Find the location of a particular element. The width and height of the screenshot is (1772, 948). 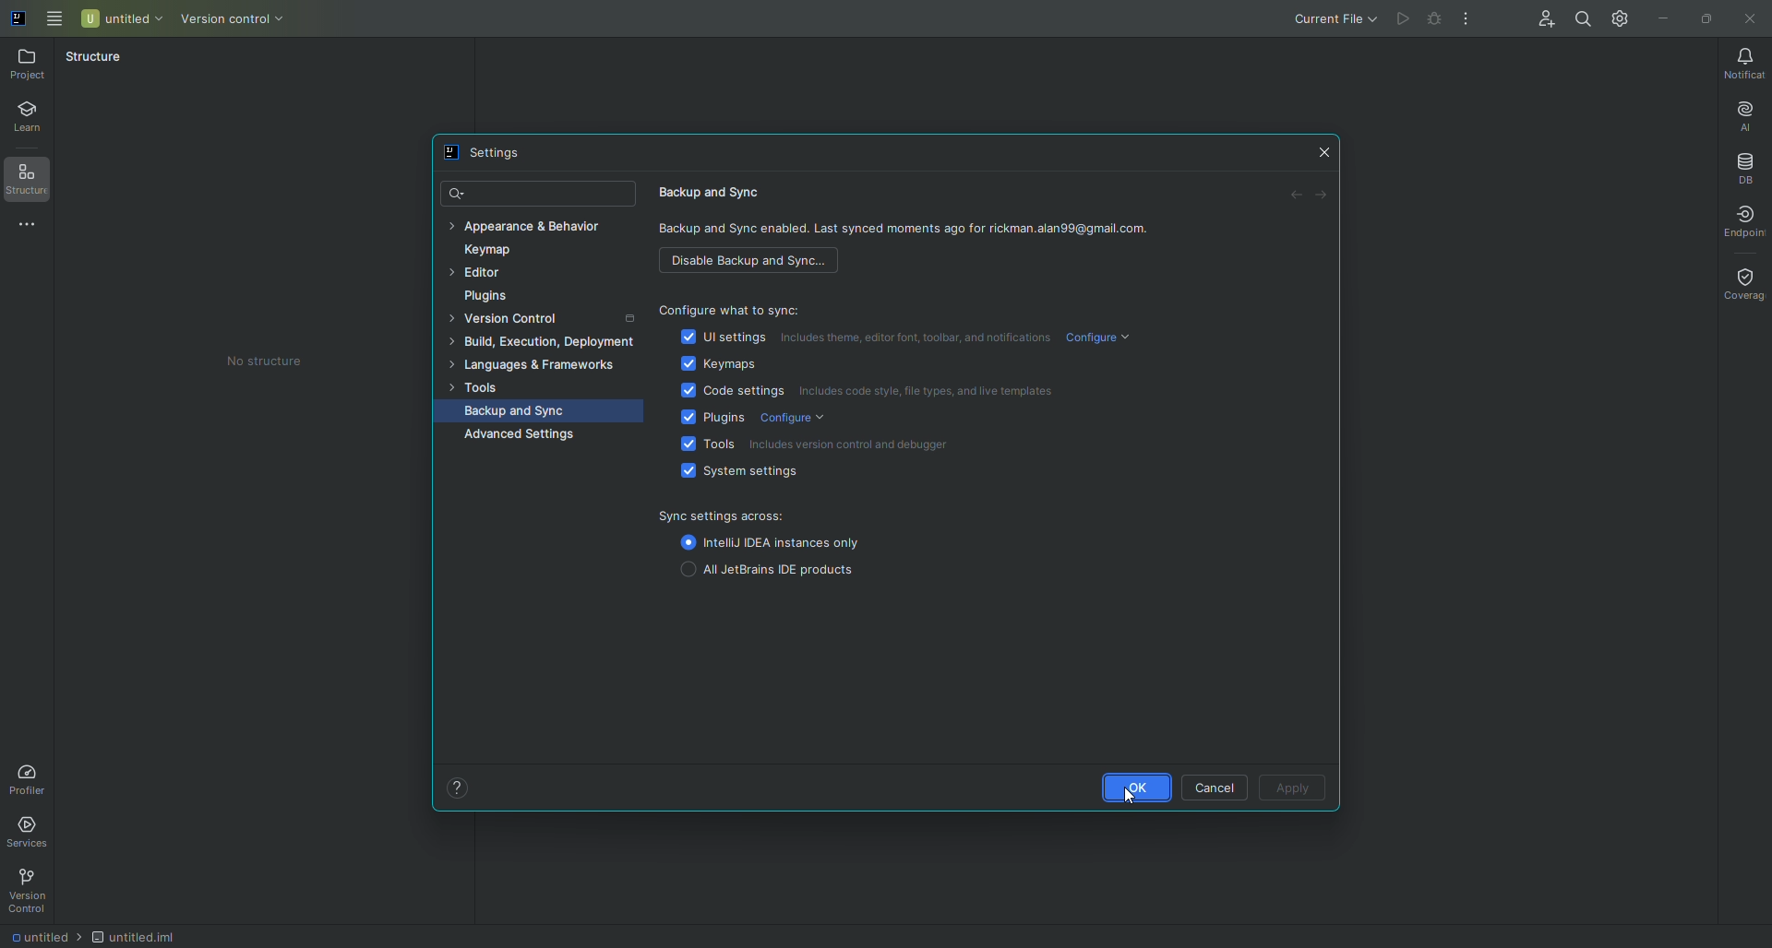

Enable Backup is located at coordinates (753, 263).